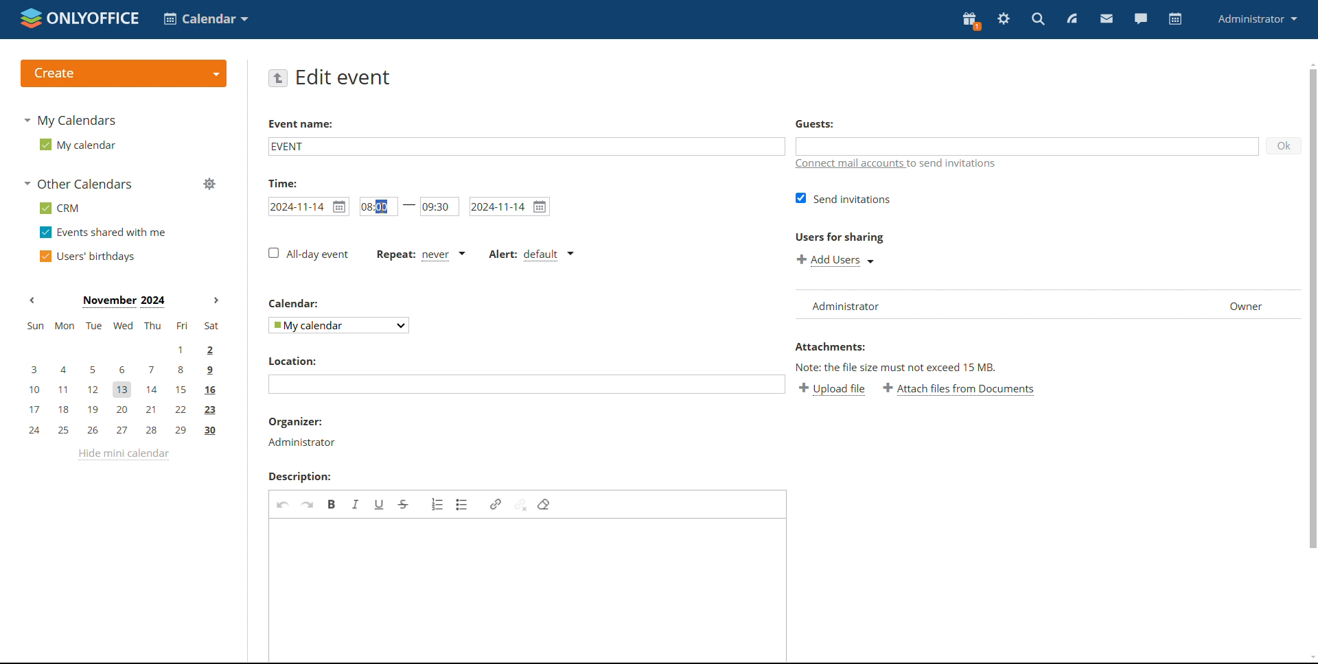 Image resolution: width=1318 pixels, height=664 pixels. Describe the element at coordinates (996, 304) in the screenshot. I see `list of users` at that location.